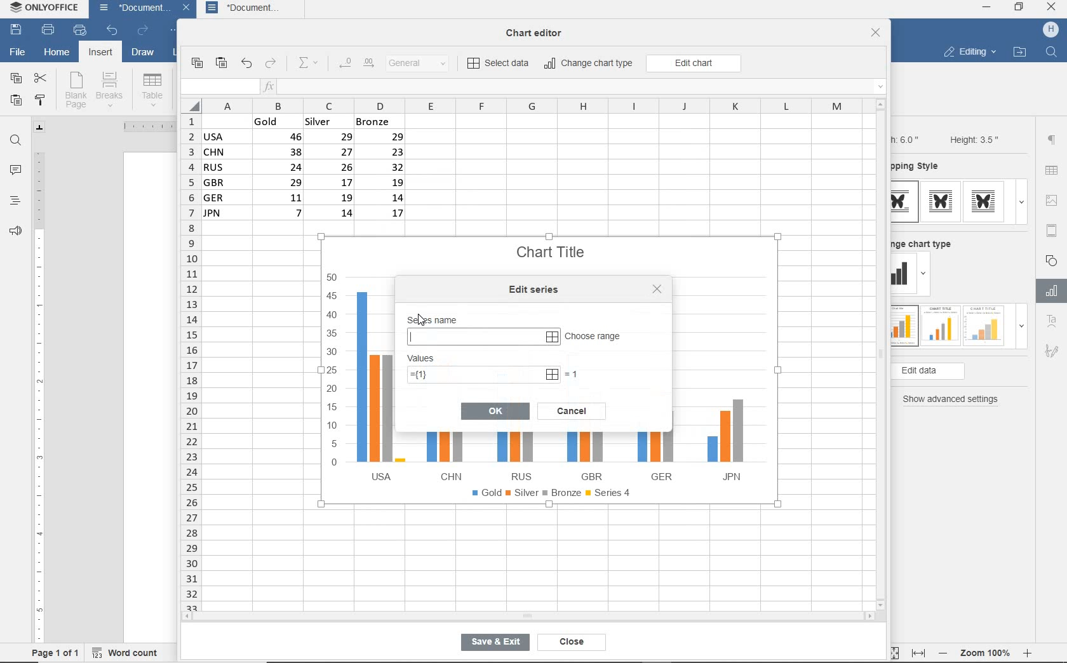  What do you see at coordinates (16, 171) in the screenshot?
I see `comments` at bounding box center [16, 171].